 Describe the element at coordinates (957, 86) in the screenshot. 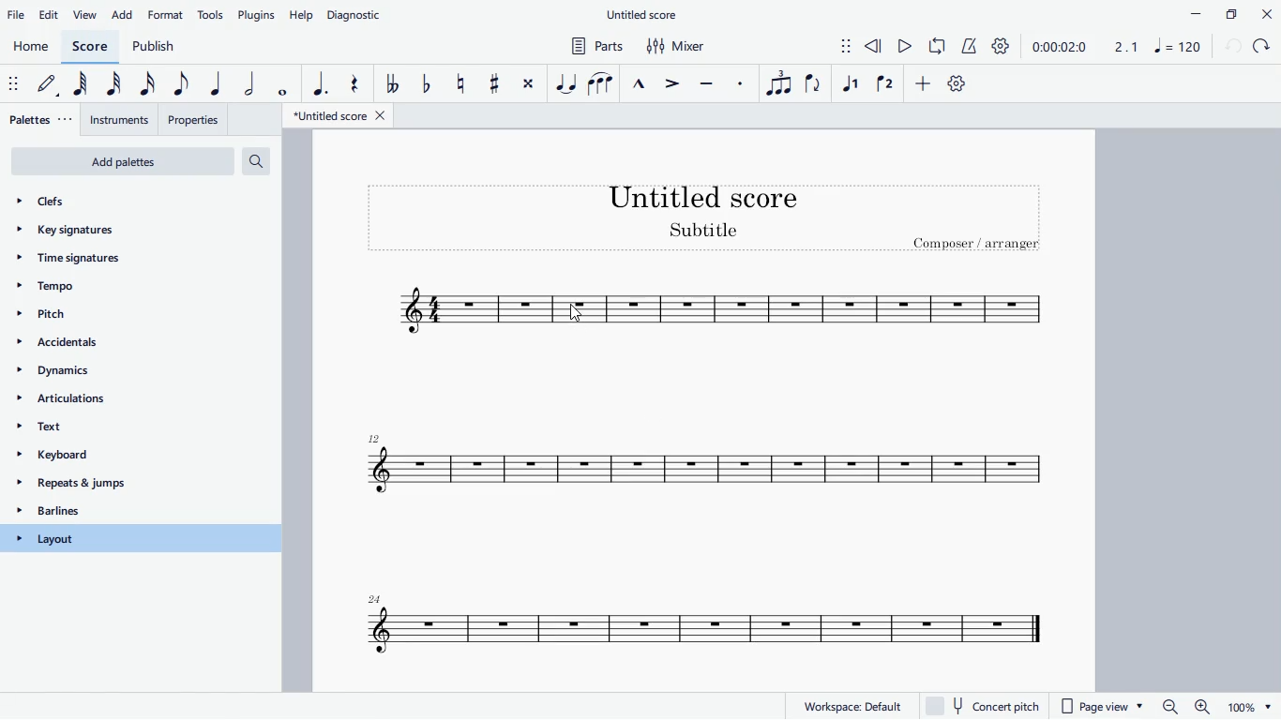

I see `default` at that location.